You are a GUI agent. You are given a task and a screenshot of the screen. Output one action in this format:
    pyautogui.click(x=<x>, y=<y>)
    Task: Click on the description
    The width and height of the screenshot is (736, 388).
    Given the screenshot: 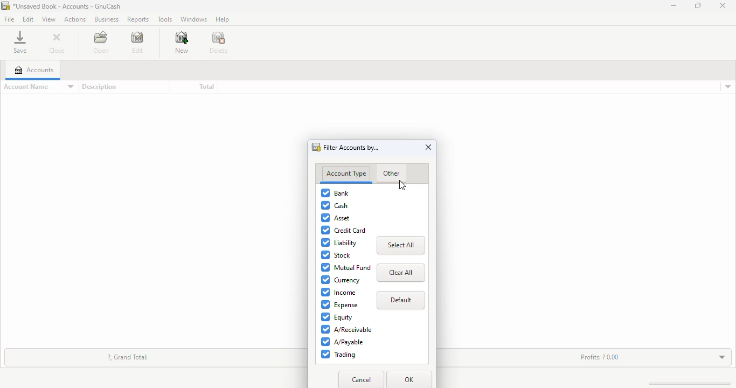 What is the action you would take?
    pyautogui.click(x=99, y=87)
    